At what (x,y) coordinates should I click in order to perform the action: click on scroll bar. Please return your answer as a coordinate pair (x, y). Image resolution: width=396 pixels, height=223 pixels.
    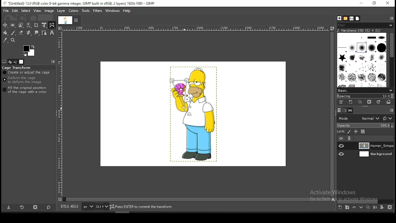
    Looking at the image, I should click on (332, 114).